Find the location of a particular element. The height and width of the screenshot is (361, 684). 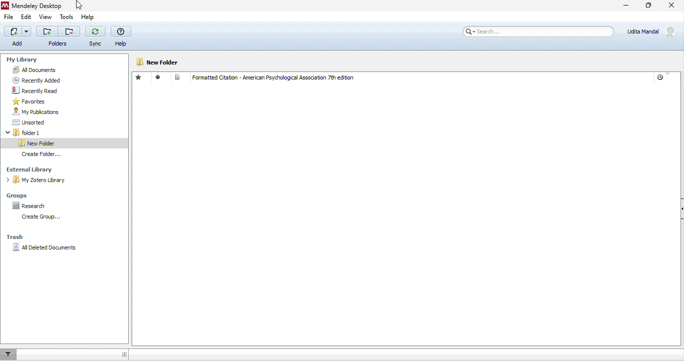

create group is located at coordinates (42, 217).